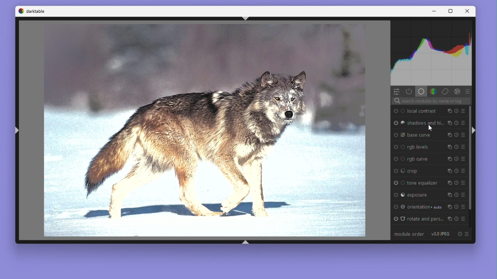 The height and width of the screenshot is (279, 497). Describe the element at coordinates (463, 207) in the screenshot. I see `presets` at that location.